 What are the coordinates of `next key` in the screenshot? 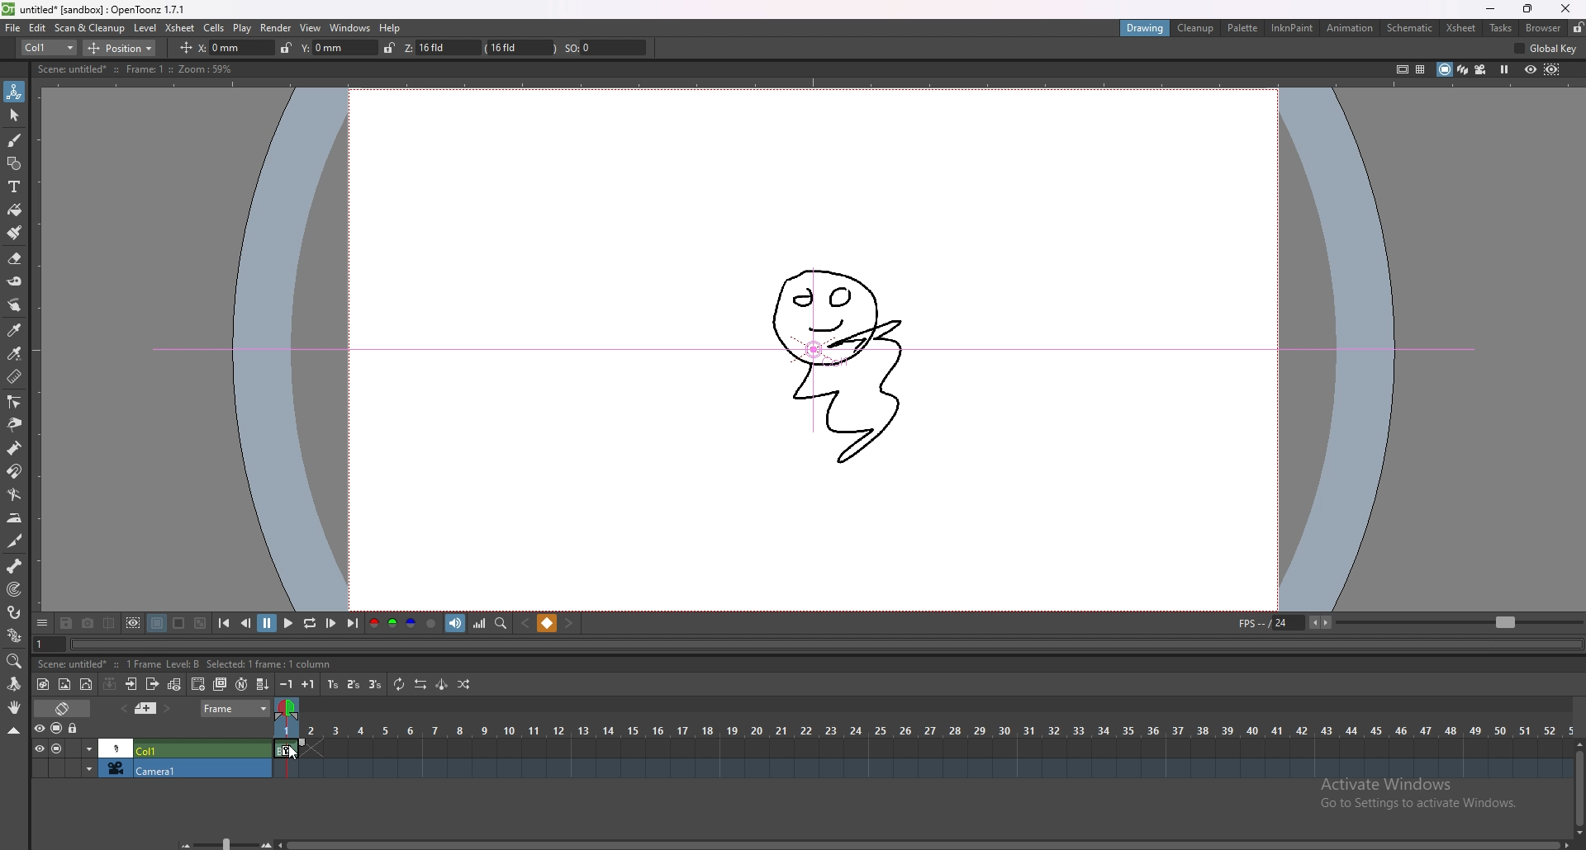 It's located at (568, 624).